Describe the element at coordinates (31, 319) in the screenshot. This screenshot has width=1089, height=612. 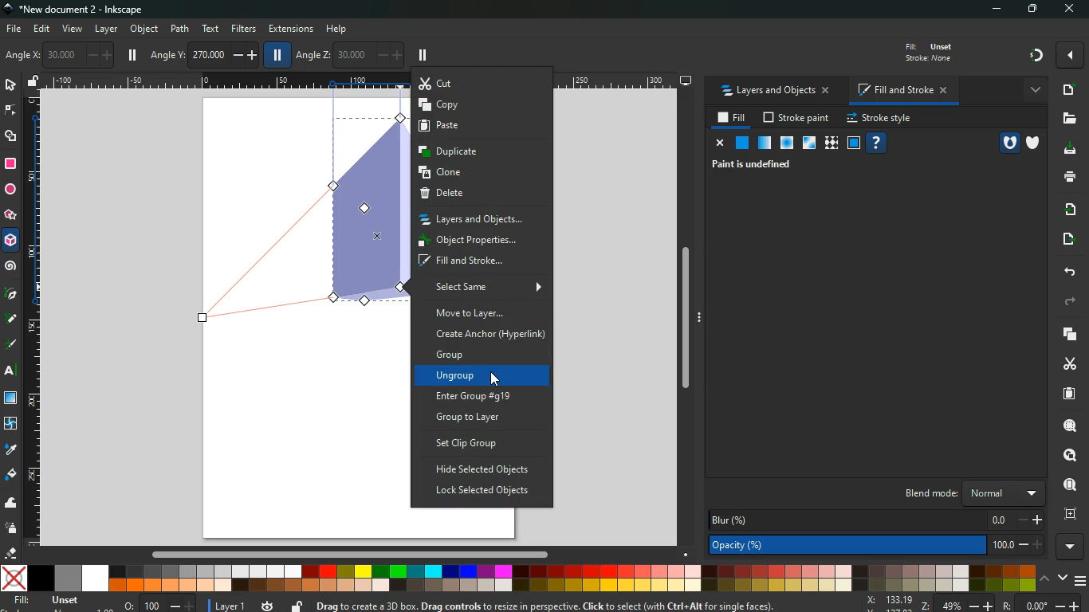
I see `Ruler` at that location.